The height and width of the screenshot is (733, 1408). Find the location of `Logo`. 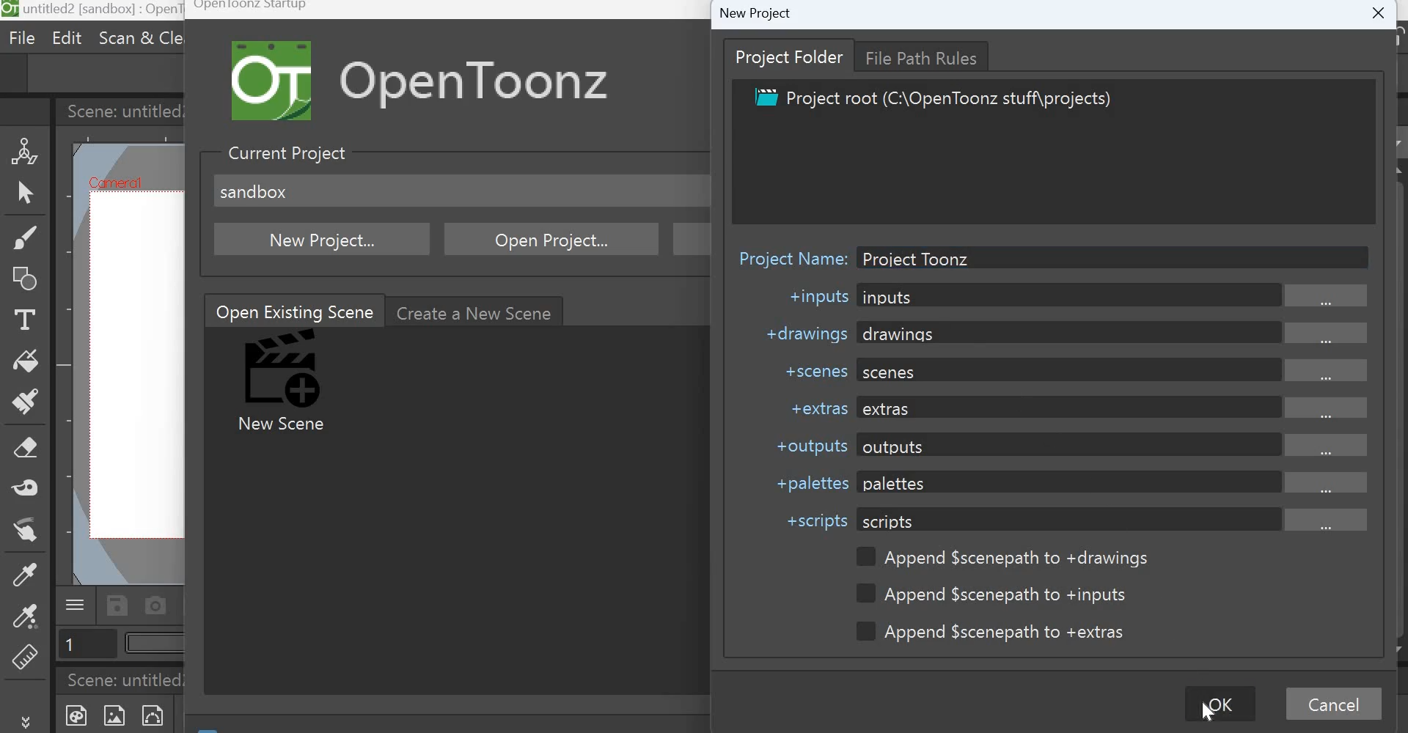

Logo is located at coordinates (276, 81).